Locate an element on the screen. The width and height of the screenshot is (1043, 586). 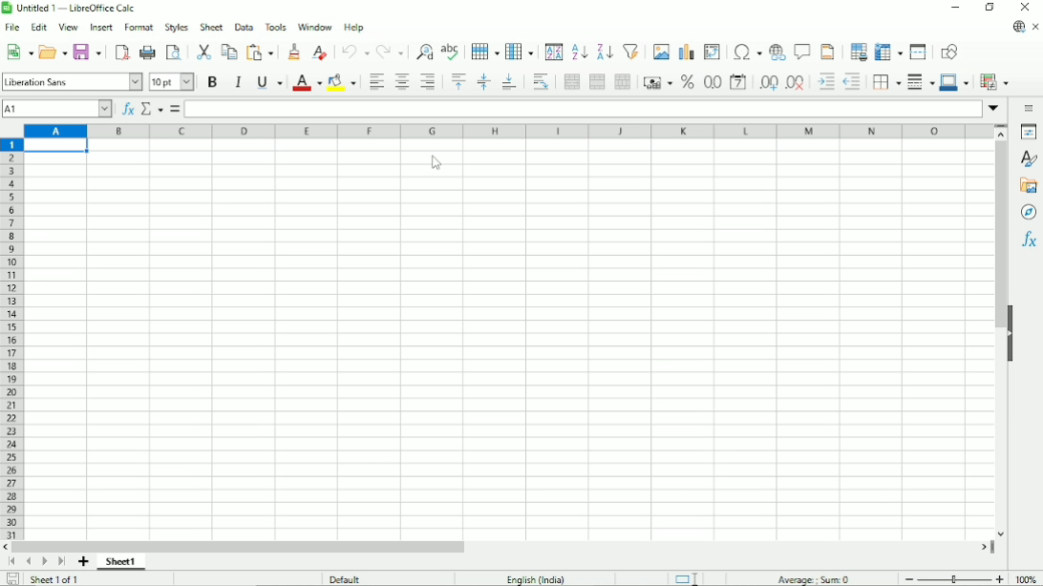
Close is located at coordinates (1027, 7).